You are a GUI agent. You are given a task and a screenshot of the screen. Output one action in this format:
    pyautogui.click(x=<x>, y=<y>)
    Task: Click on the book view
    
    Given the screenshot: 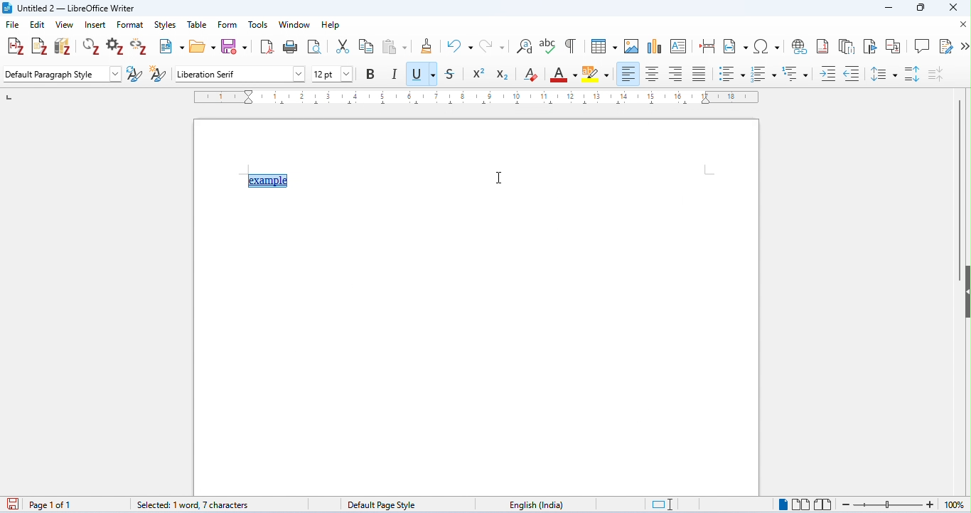 What is the action you would take?
    pyautogui.click(x=824, y=504)
    